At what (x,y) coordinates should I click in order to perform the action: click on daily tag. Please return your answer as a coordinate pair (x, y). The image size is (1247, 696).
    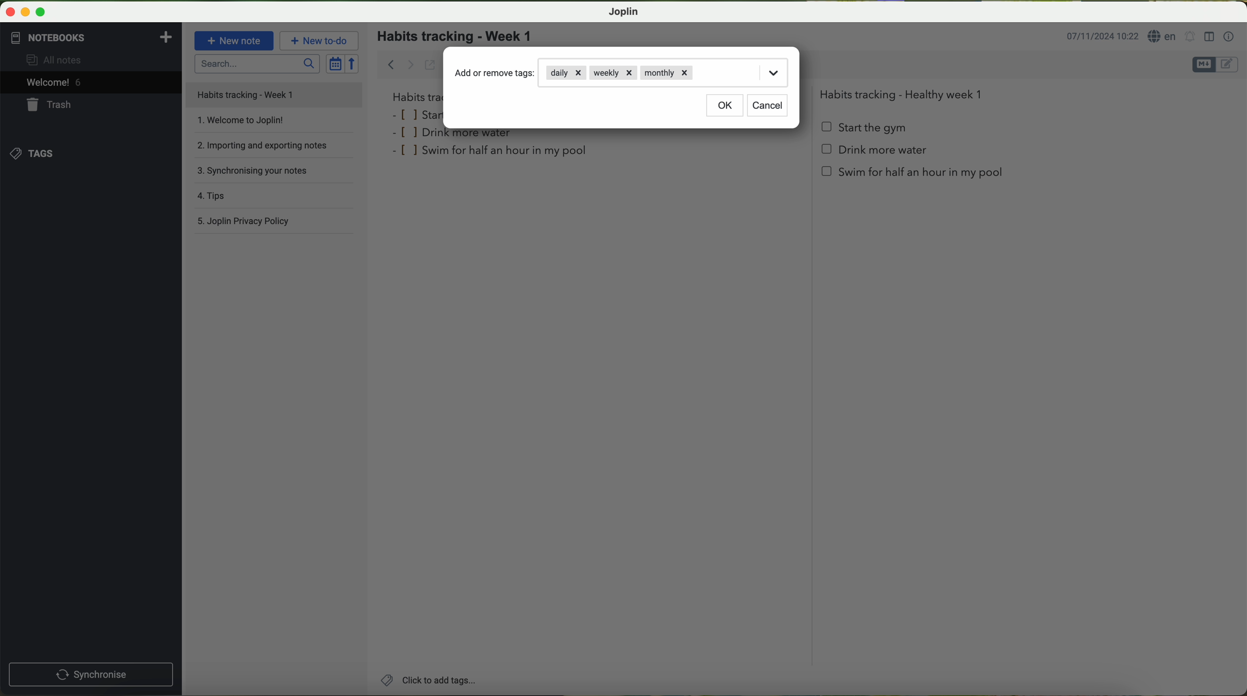
    Looking at the image, I should click on (566, 72).